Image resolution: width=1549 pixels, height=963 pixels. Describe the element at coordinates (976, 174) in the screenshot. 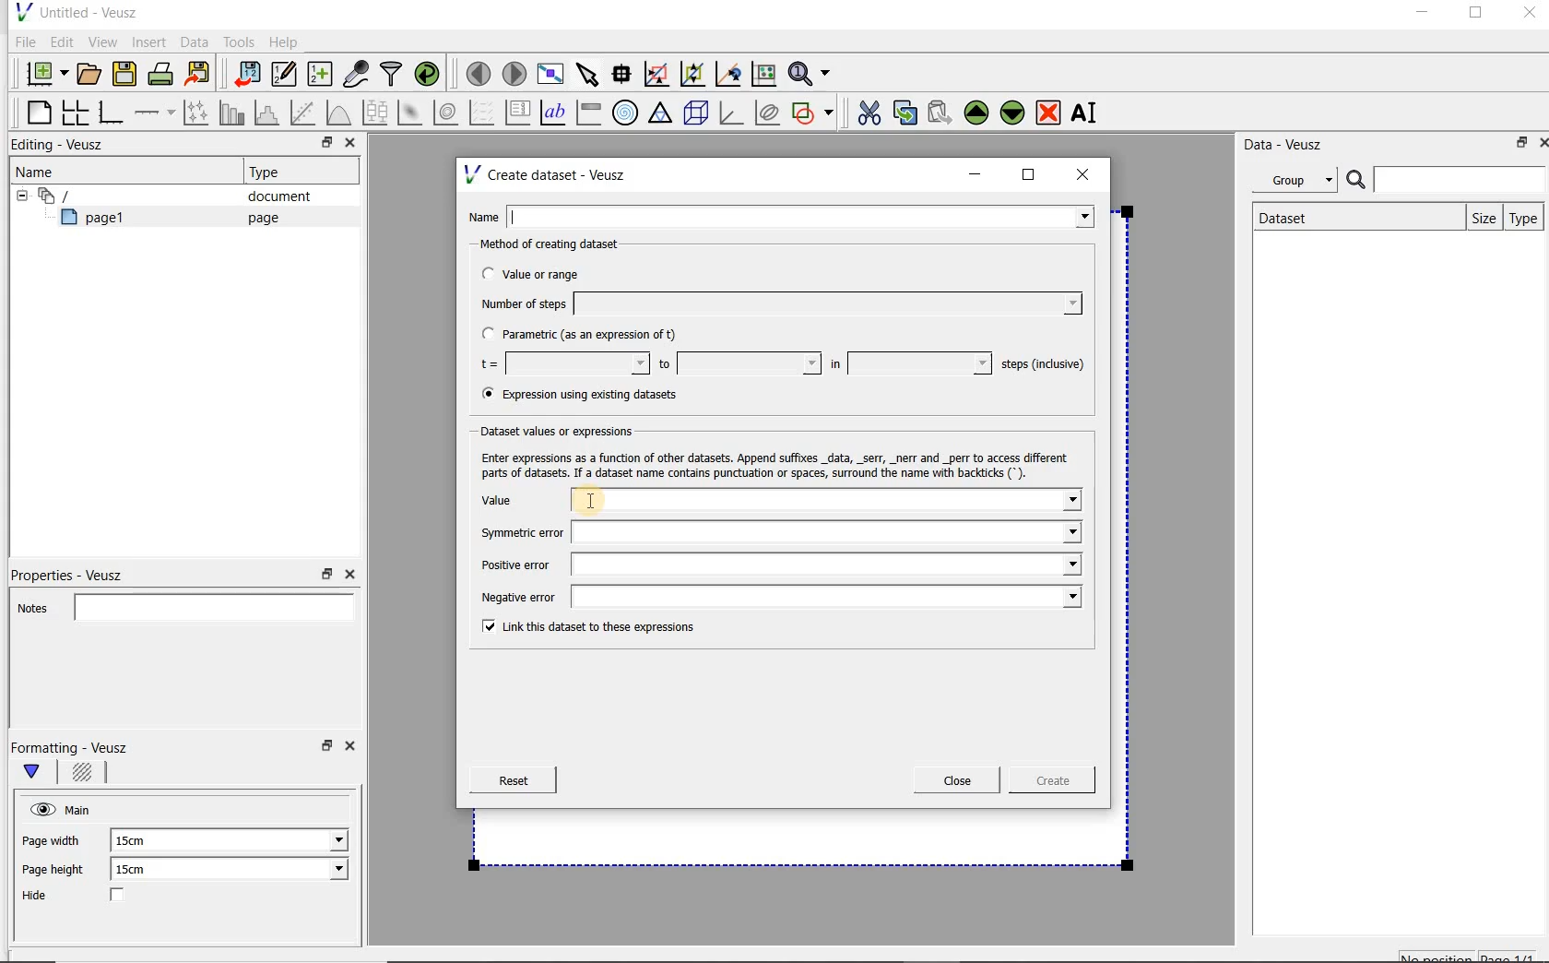

I see `minimize` at that location.